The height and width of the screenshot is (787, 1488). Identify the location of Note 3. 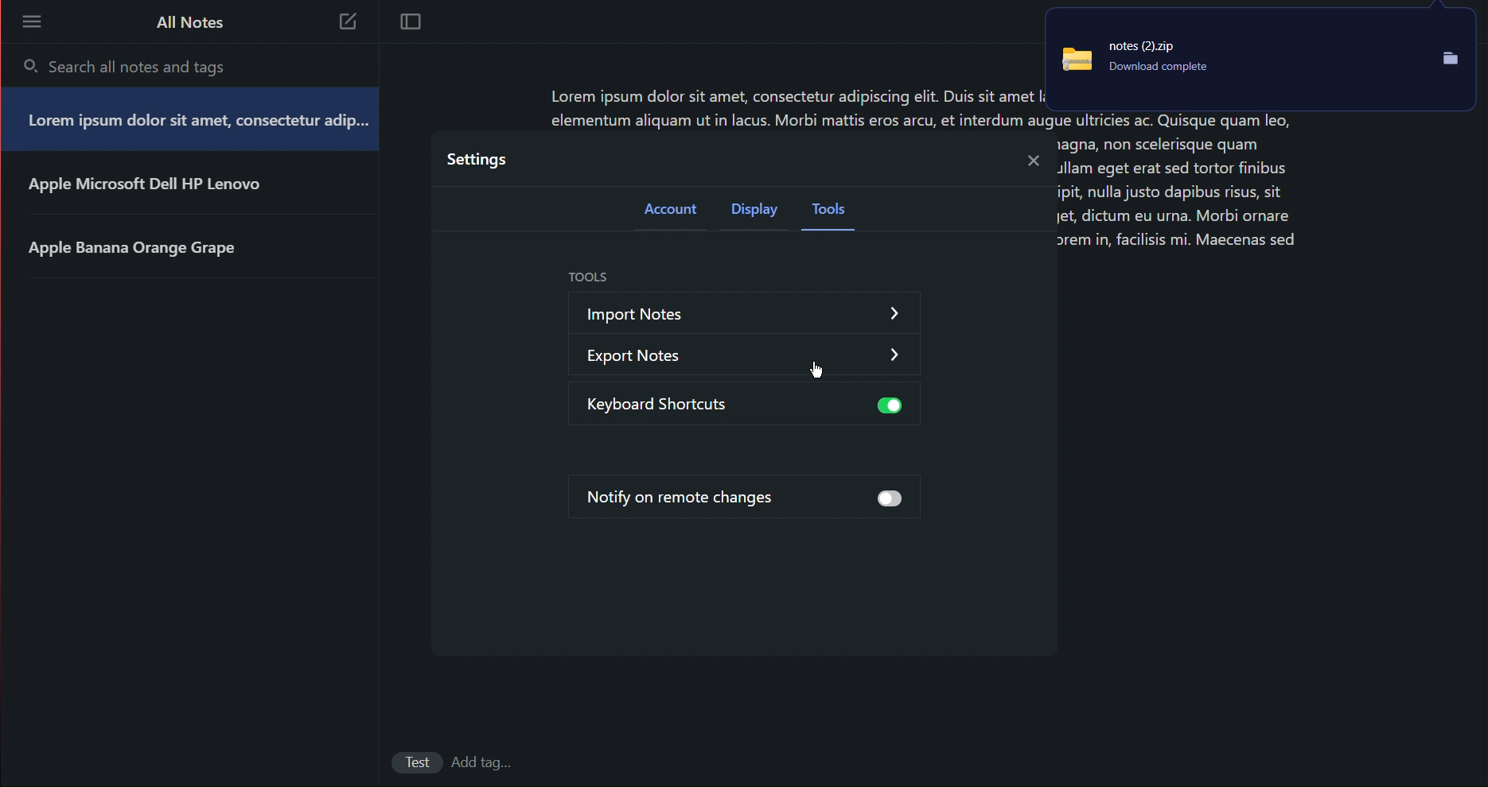
(187, 246).